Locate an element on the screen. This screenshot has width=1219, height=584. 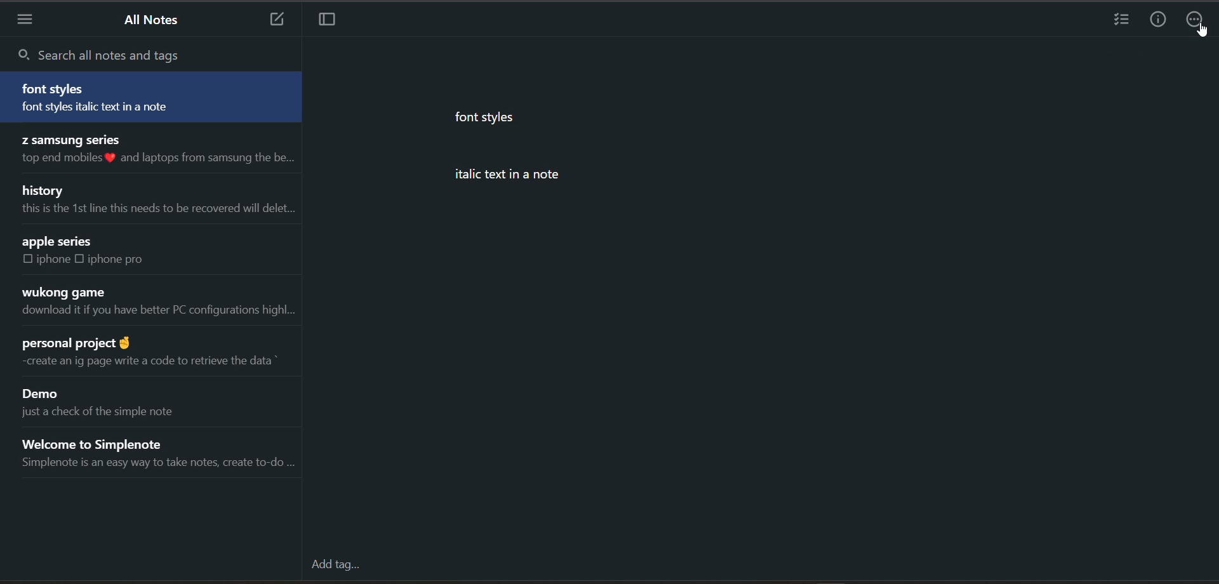
actions is located at coordinates (1198, 18).